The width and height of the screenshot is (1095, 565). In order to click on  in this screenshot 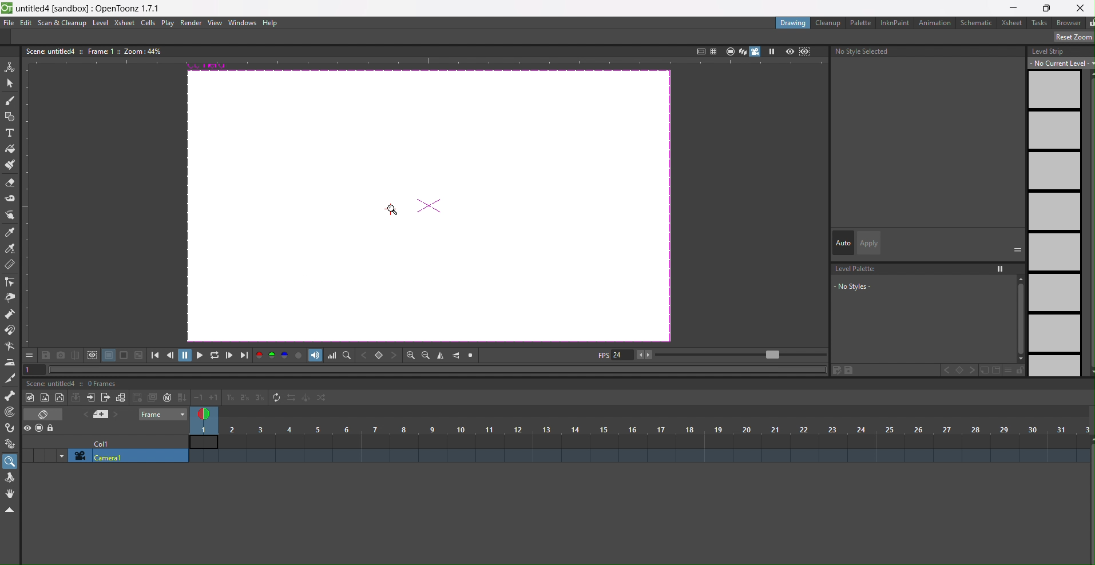, I will do `click(348, 355)`.